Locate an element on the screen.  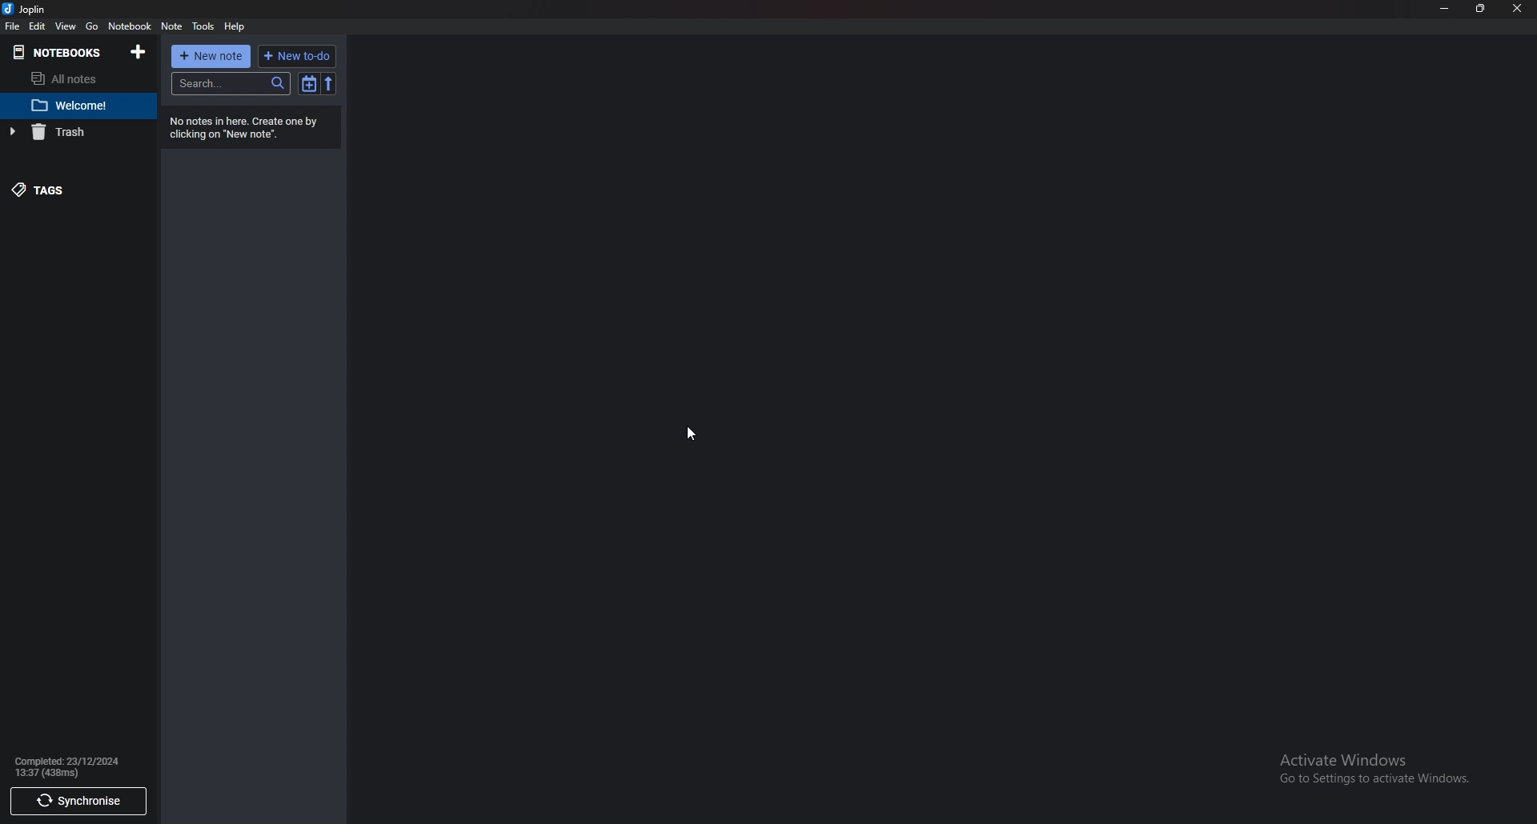
edit is located at coordinates (38, 26).